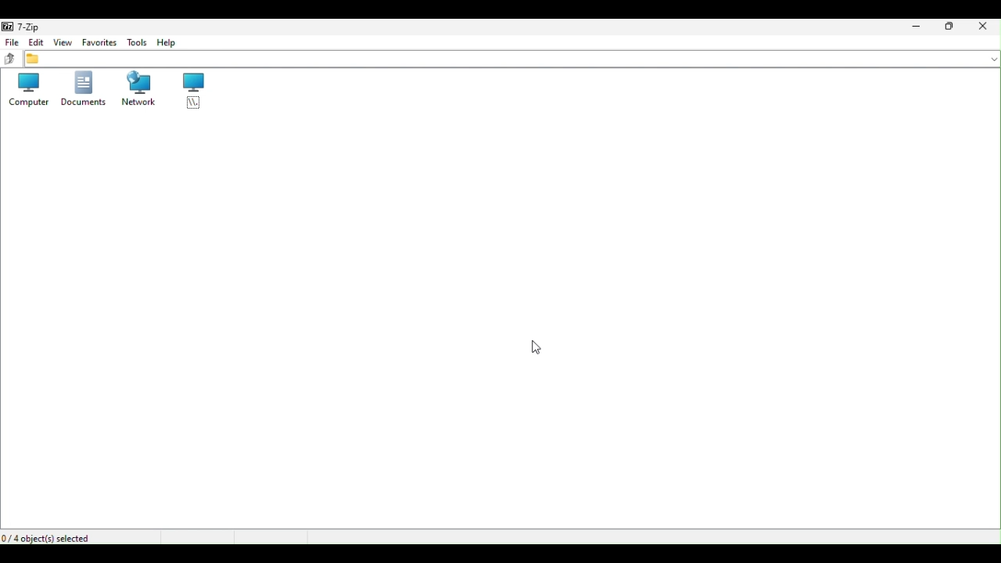  I want to click on Documents, so click(84, 88).